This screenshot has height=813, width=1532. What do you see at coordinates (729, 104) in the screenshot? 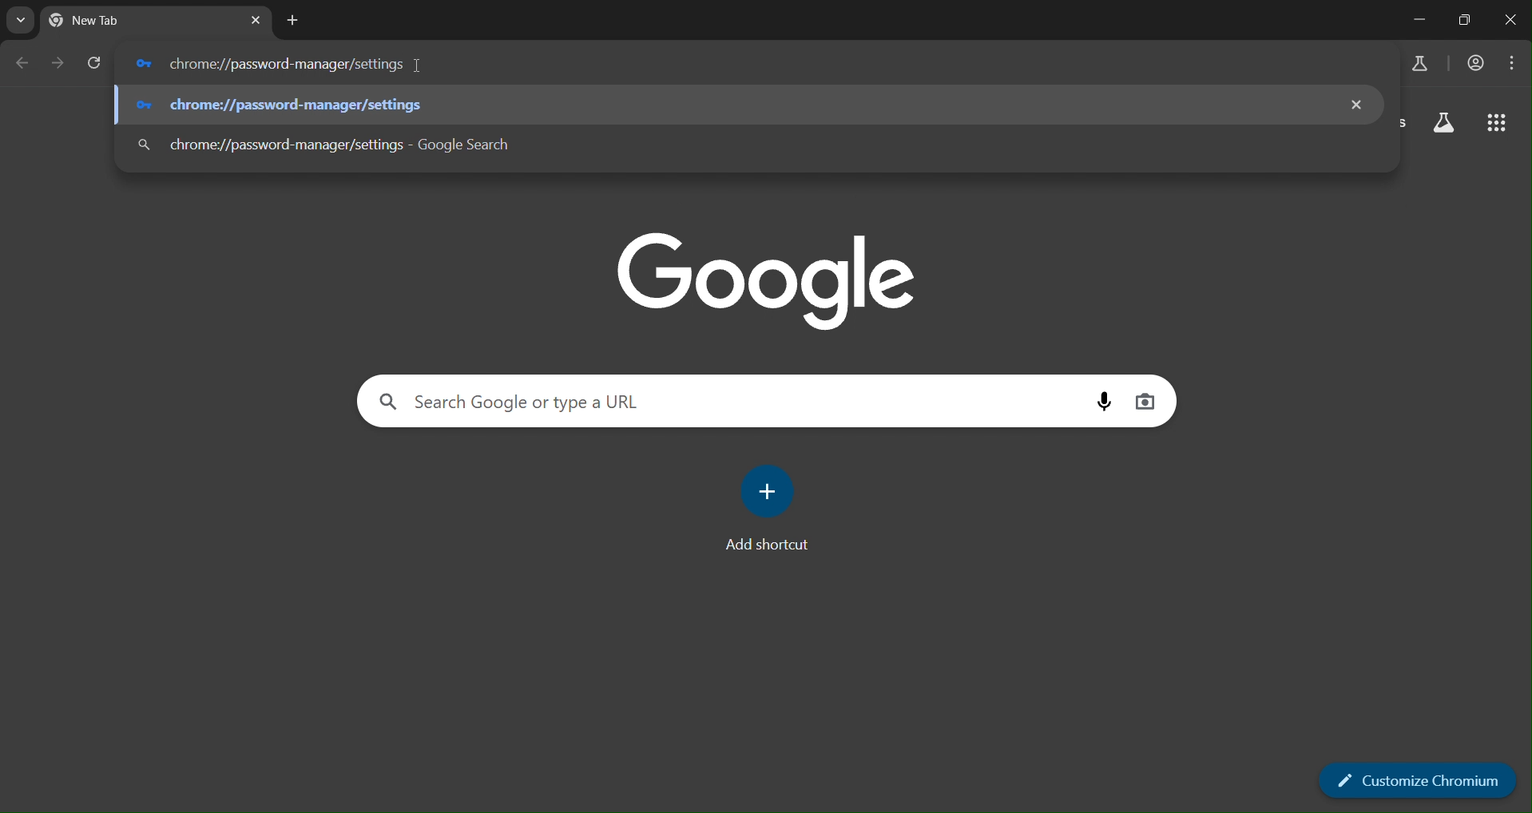
I see `chrome://password-manager/settings` at bounding box center [729, 104].